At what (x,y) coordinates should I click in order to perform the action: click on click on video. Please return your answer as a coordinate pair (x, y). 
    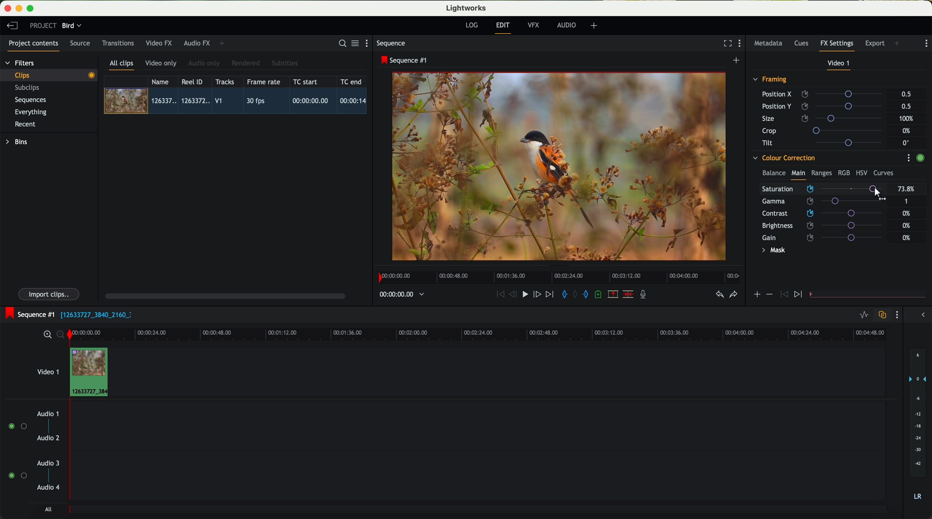
    Looking at the image, I should click on (238, 102).